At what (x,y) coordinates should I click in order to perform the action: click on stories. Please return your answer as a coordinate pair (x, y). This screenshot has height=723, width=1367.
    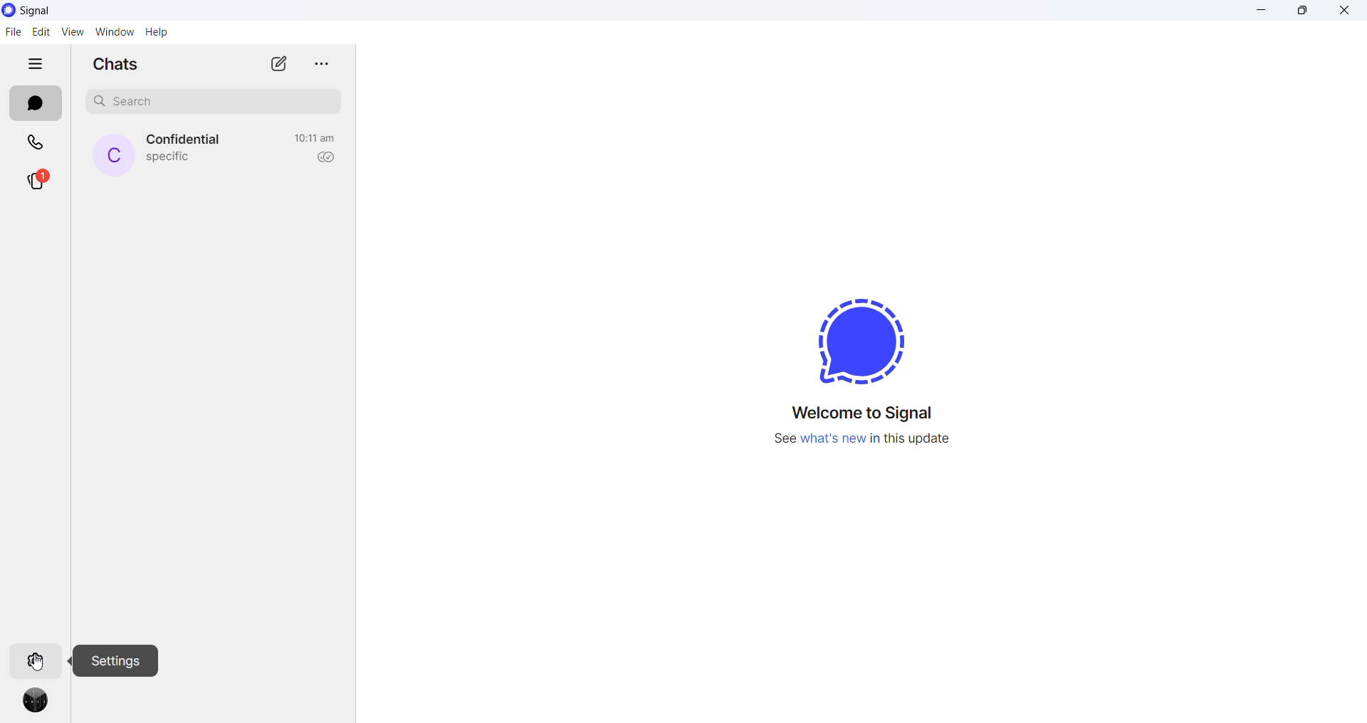
    Looking at the image, I should click on (38, 183).